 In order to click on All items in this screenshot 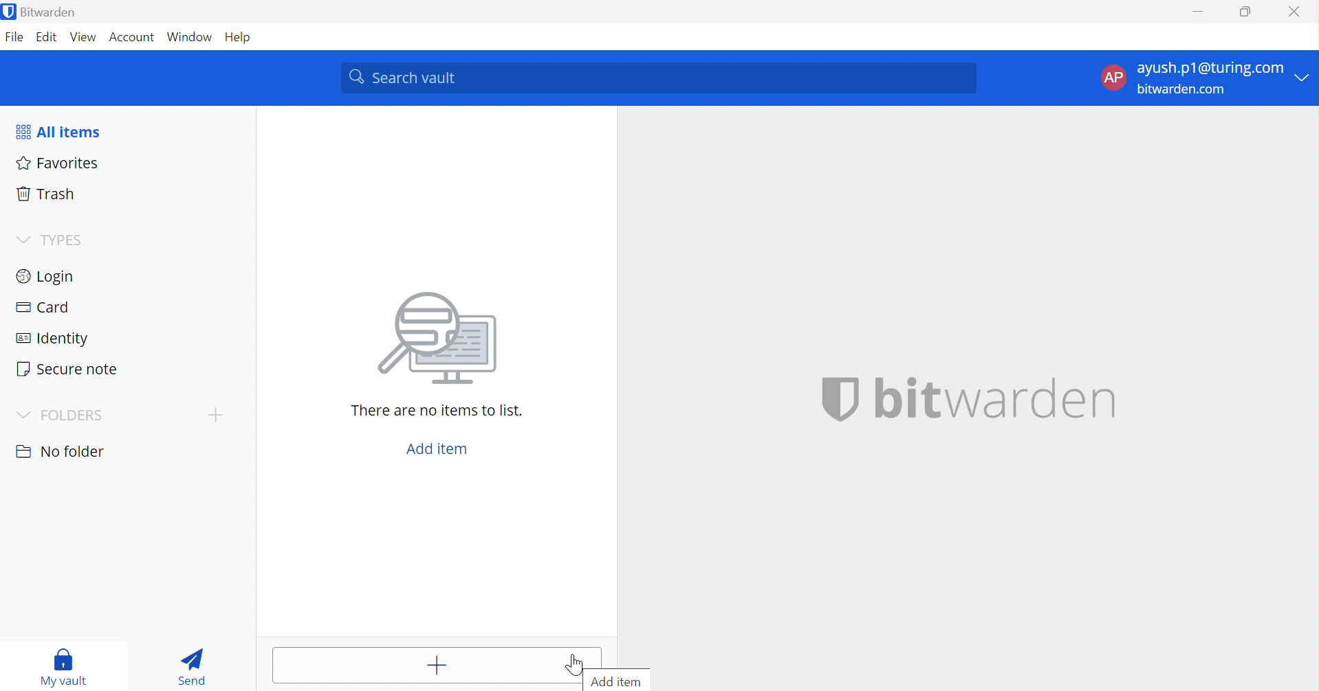, I will do `click(56, 133)`.